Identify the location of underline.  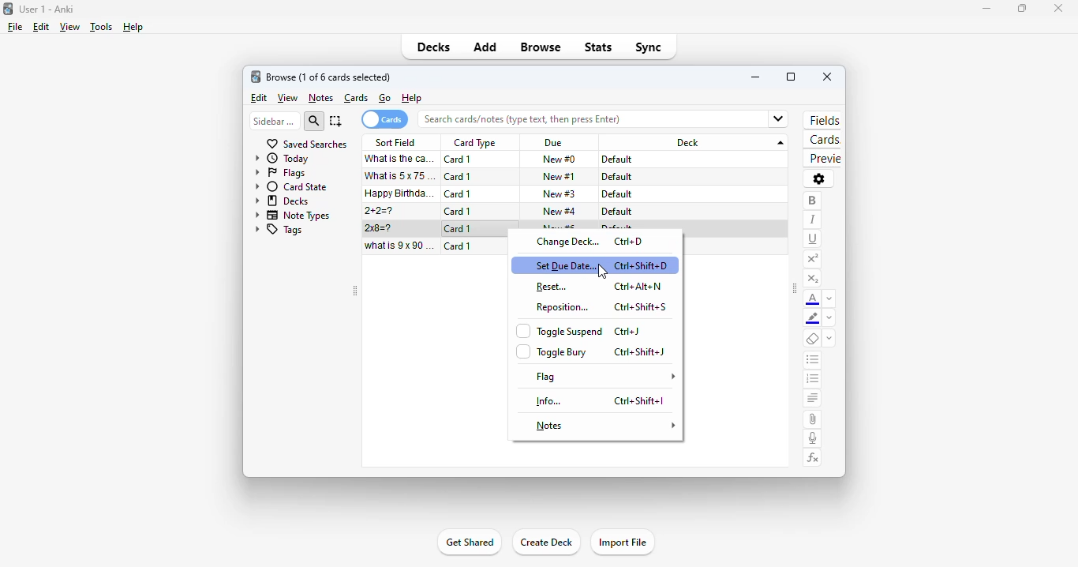
(813, 238).